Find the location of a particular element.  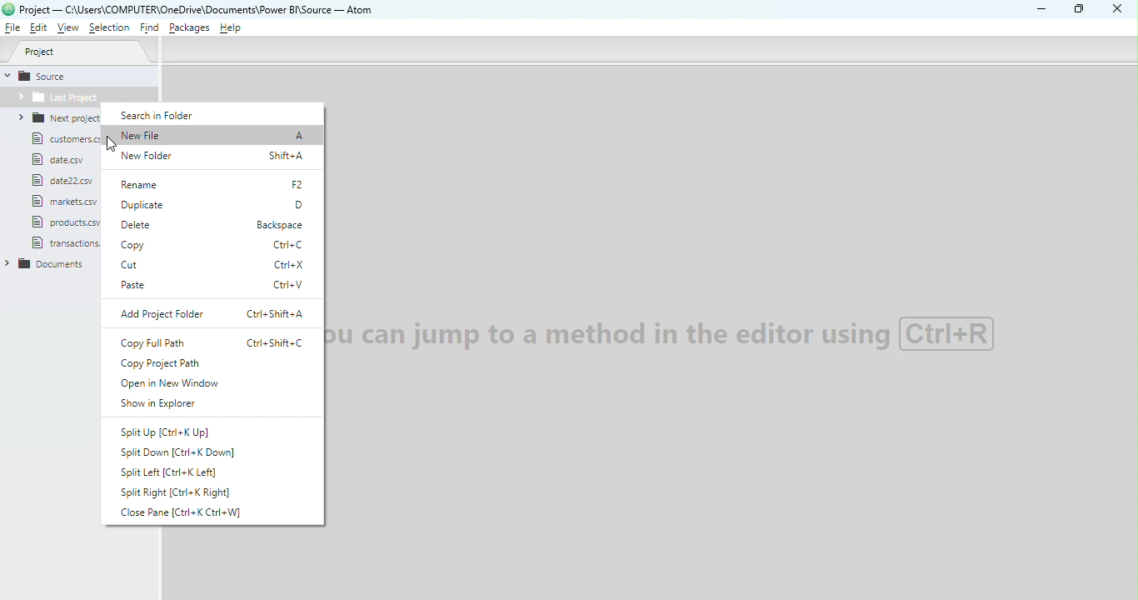

New folder is located at coordinates (221, 158).